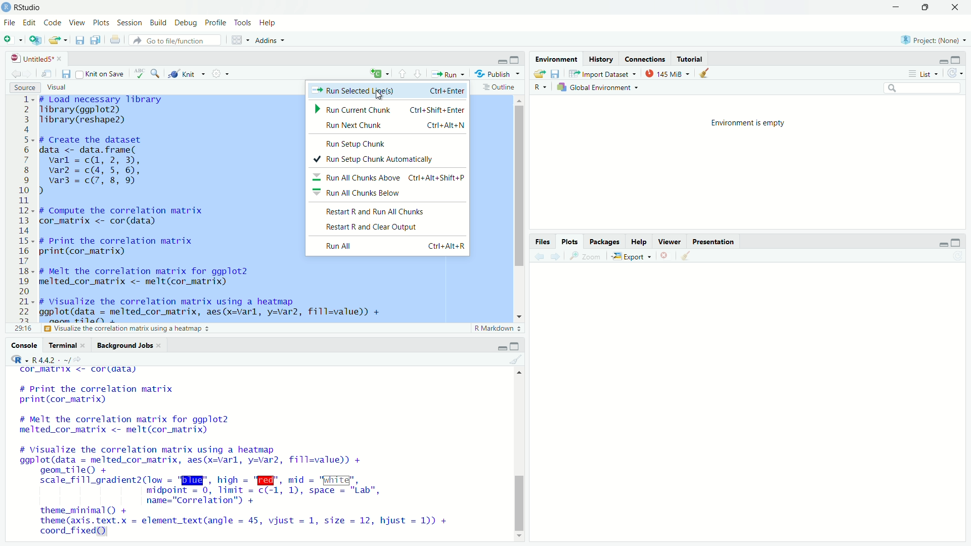  I want to click on vertical scrollbar, so click(520, 187).